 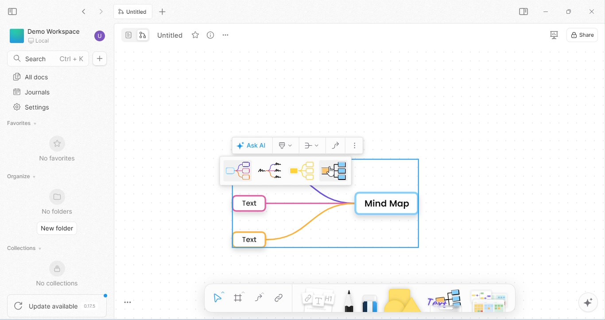 What do you see at coordinates (128, 304) in the screenshot?
I see `toggle zoom` at bounding box center [128, 304].